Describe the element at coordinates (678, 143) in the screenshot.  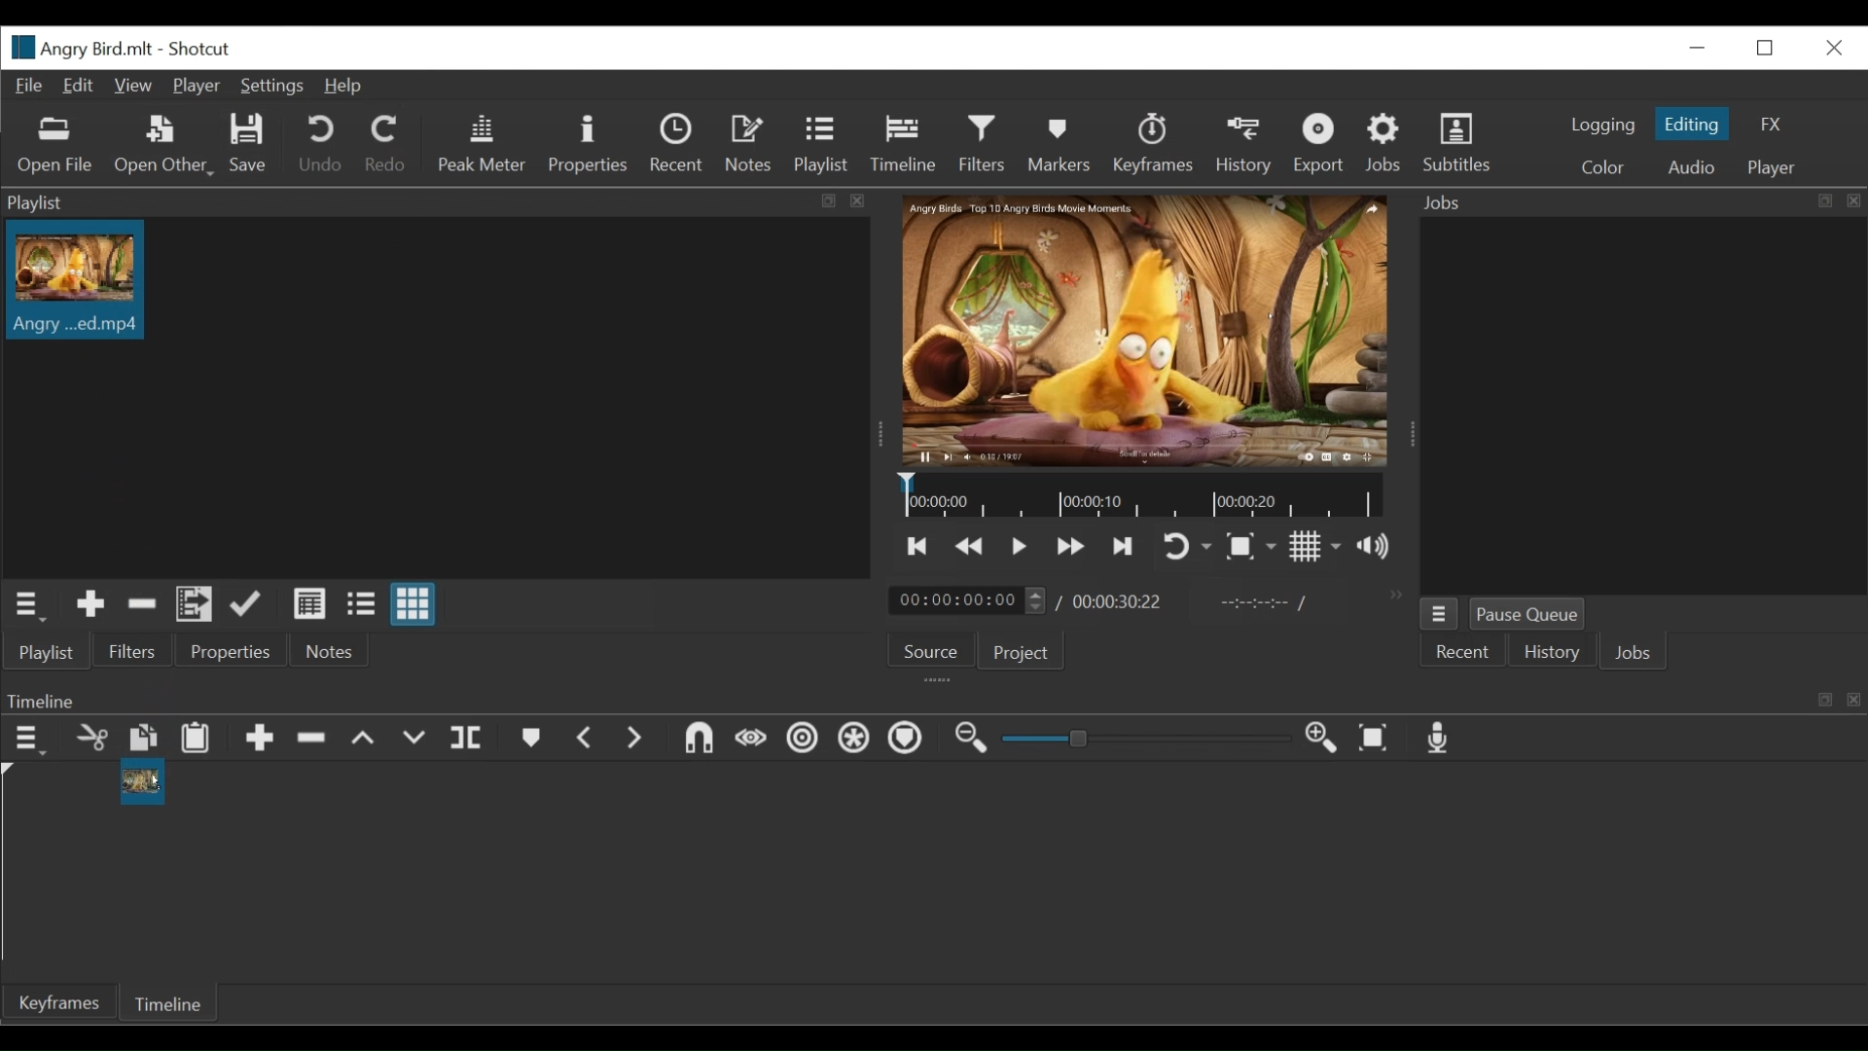
I see `Recent` at that location.